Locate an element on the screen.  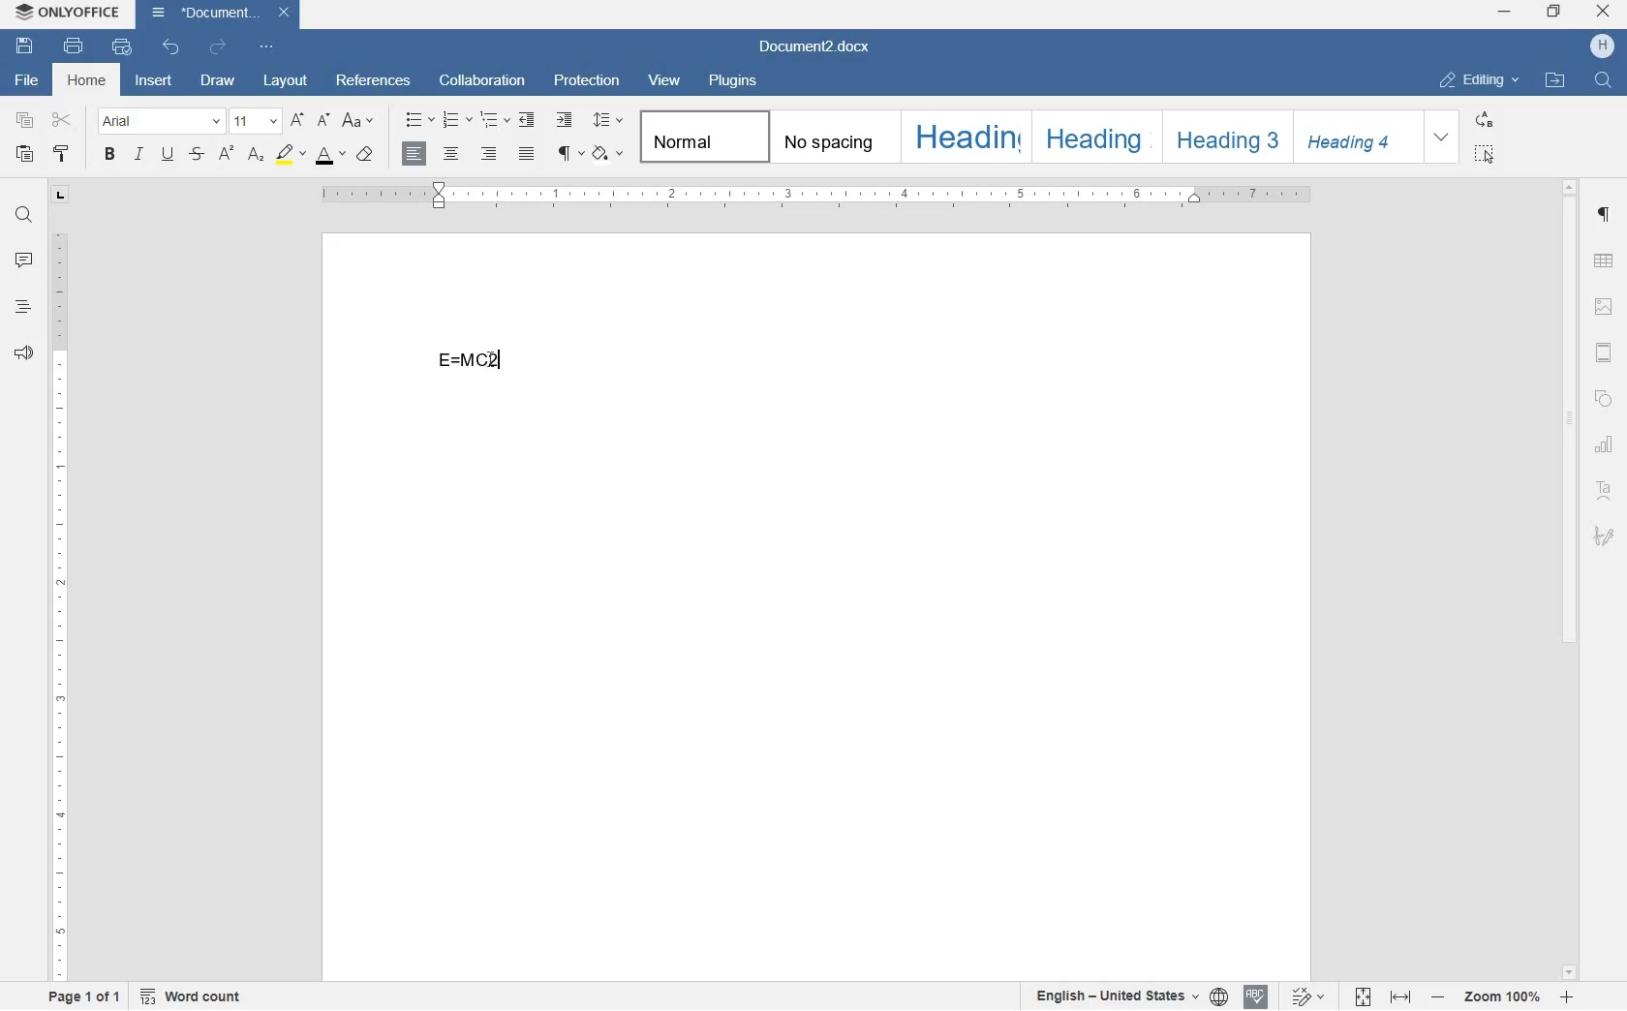
minimize is located at coordinates (1505, 12).